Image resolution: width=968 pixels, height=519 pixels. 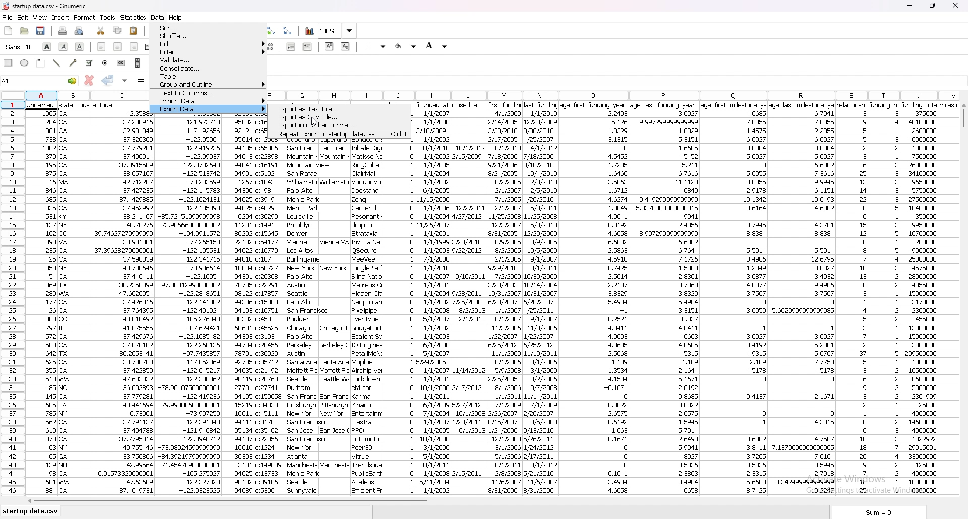 I want to click on edit, so click(x=23, y=18).